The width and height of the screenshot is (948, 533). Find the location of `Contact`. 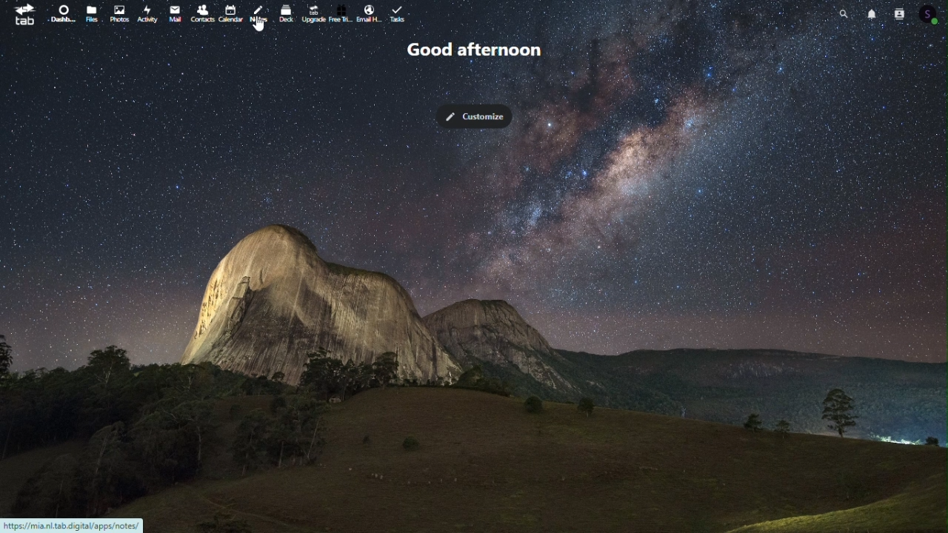

Contact is located at coordinates (899, 11).